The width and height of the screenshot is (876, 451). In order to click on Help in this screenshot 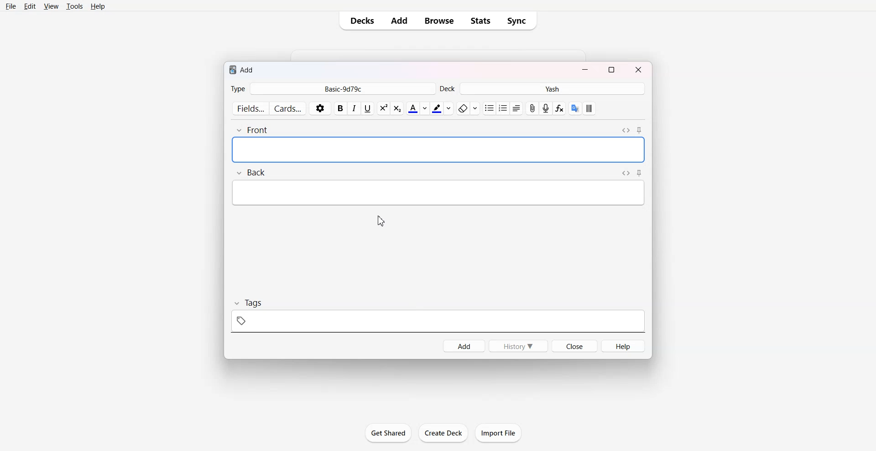, I will do `click(99, 7)`.